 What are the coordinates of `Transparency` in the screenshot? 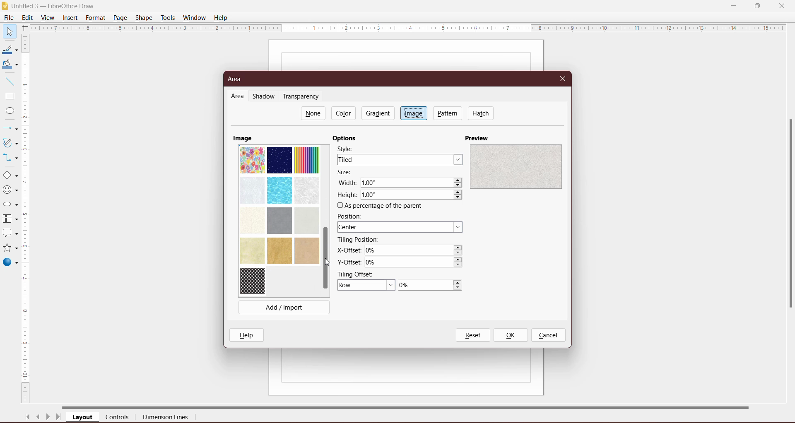 It's located at (303, 96).